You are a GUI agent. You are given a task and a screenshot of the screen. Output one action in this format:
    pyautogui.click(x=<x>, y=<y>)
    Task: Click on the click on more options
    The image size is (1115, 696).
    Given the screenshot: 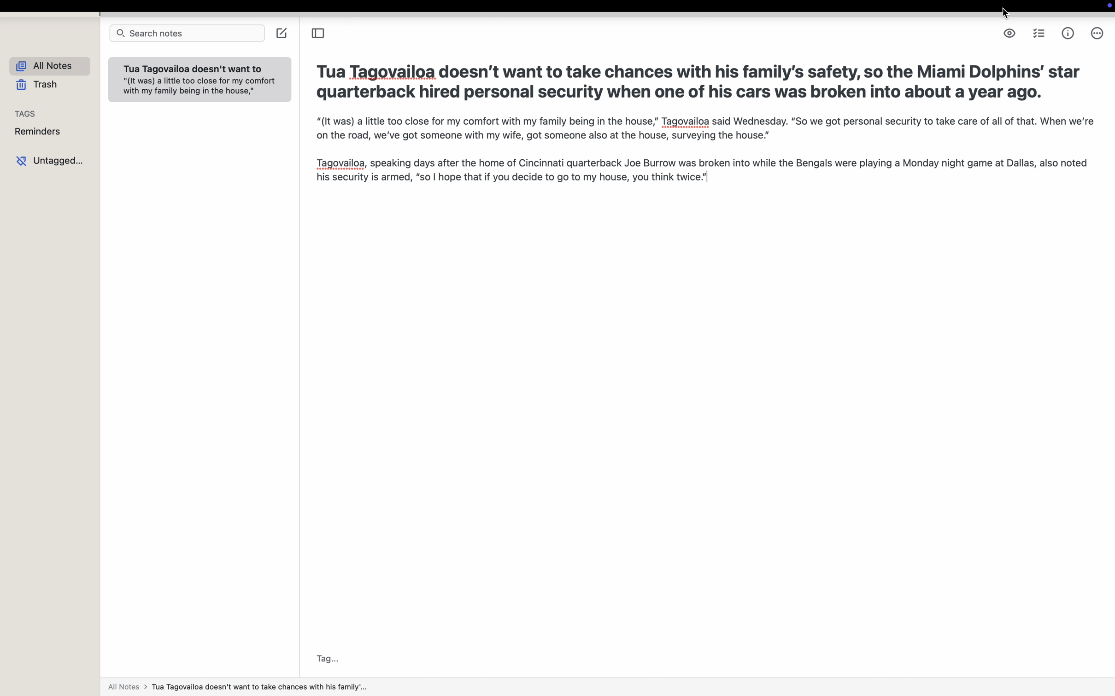 What is the action you would take?
    pyautogui.click(x=1096, y=33)
    